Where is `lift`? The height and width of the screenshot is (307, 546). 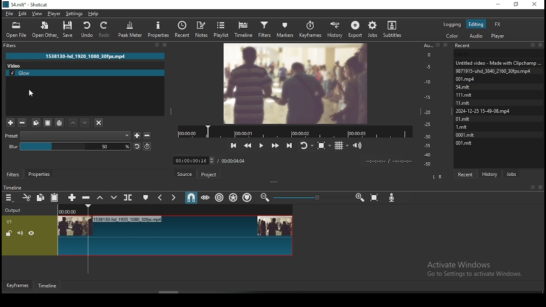 lift is located at coordinates (99, 197).